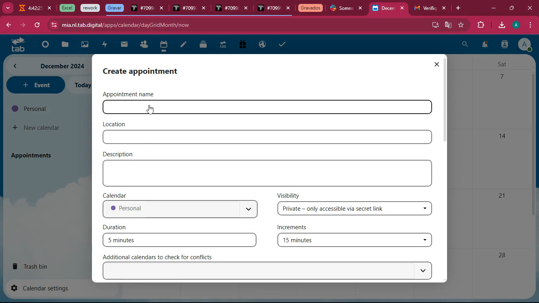  Describe the element at coordinates (149, 71) in the screenshot. I see `create appointment` at that location.